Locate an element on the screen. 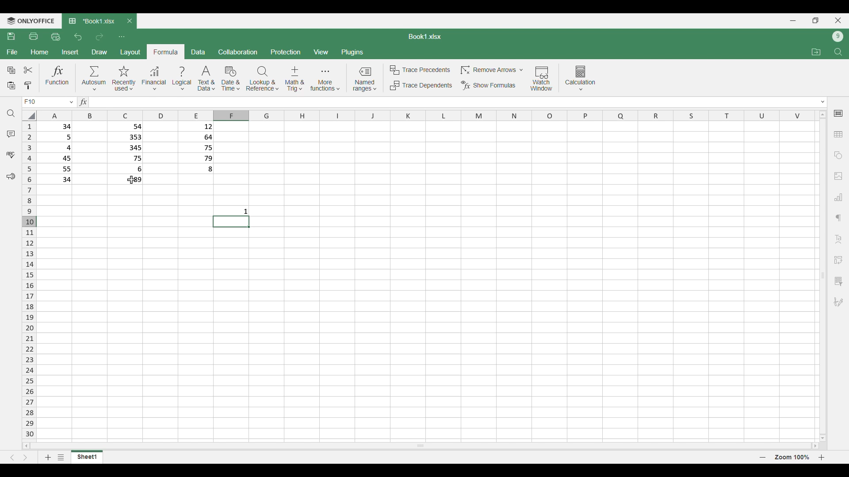 This screenshot has width=849, height=477. Expand text box is located at coordinates (823, 102).